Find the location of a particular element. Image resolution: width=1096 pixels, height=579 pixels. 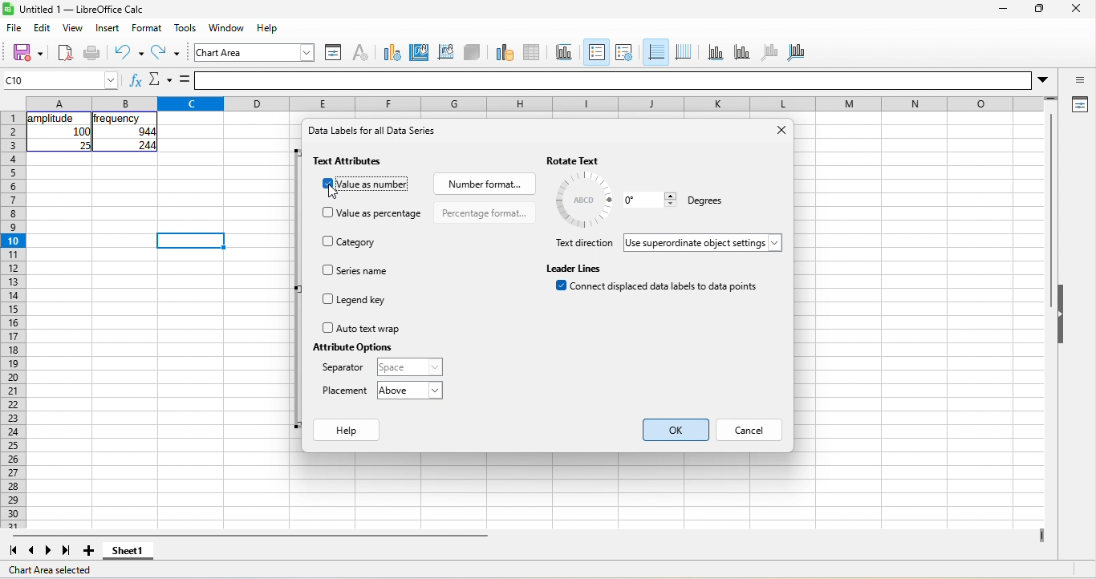

edit is located at coordinates (45, 27).